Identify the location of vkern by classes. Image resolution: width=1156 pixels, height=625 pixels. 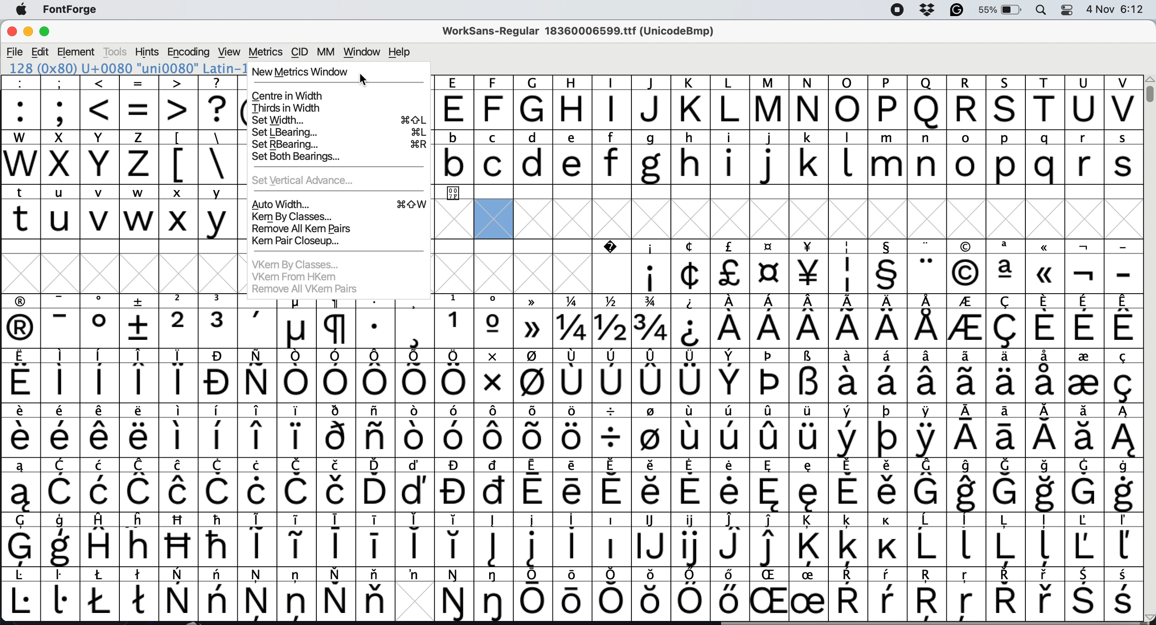
(300, 263).